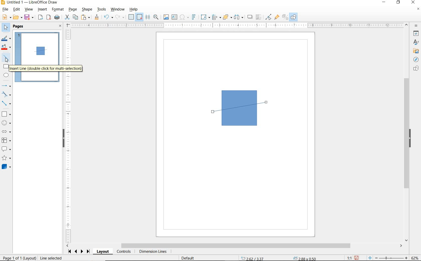 The height and width of the screenshot is (261, 421). Describe the element at coordinates (109, 17) in the screenshot. I see `UNDO` at that location.